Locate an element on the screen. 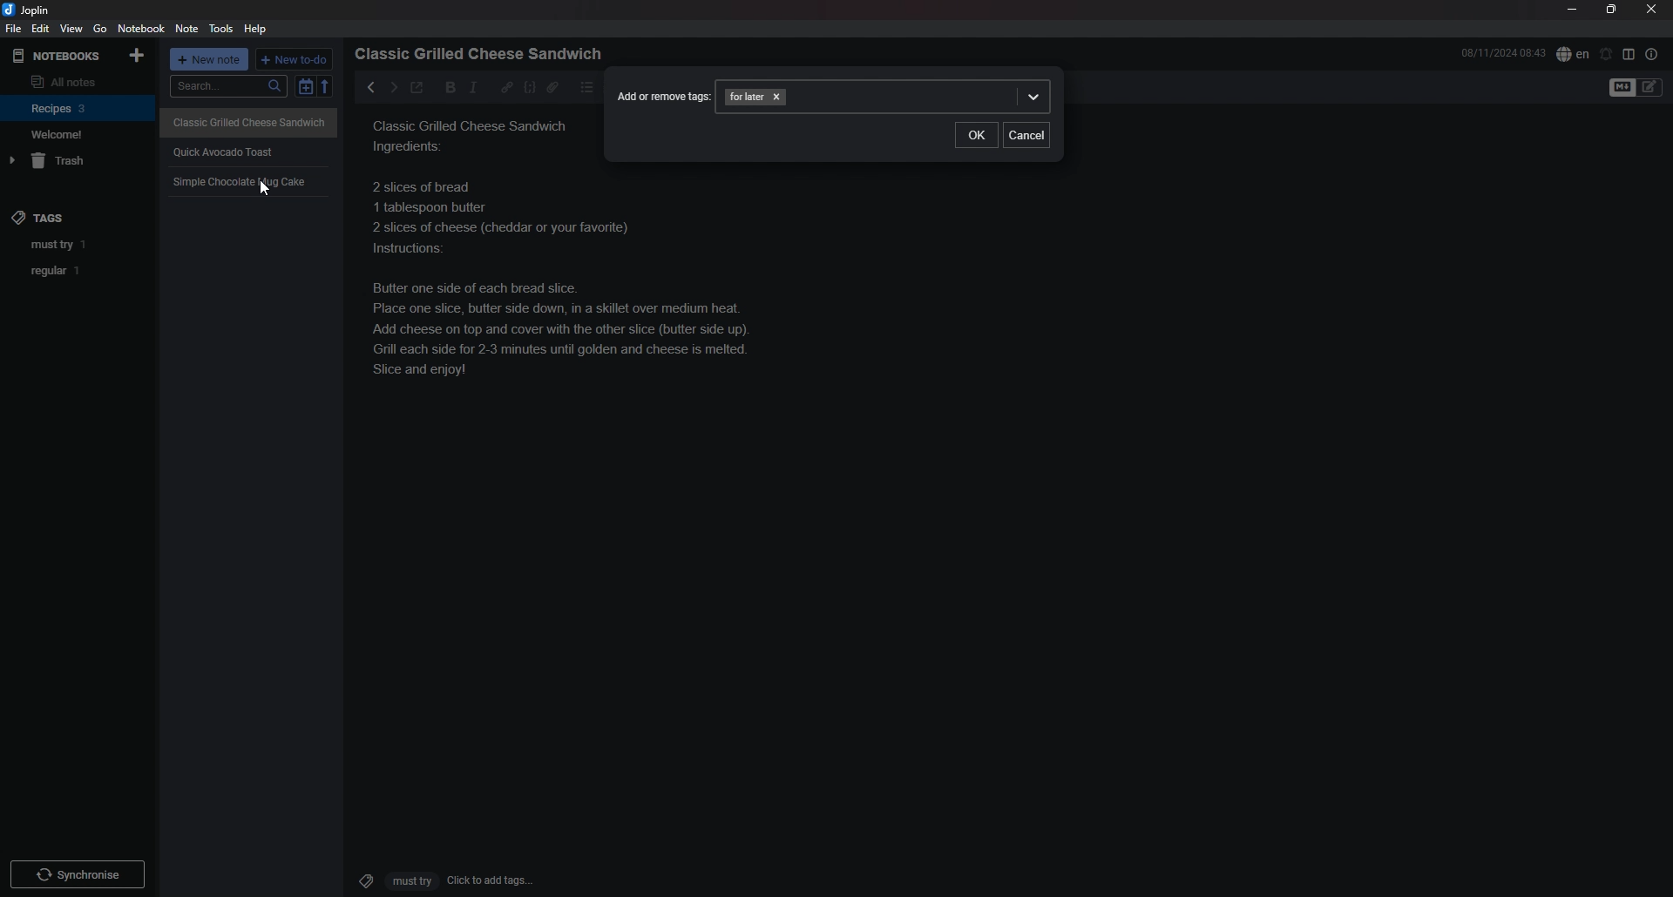 This screenshot has width=1673, height=897. notebook is located at coordinates (143, 28).